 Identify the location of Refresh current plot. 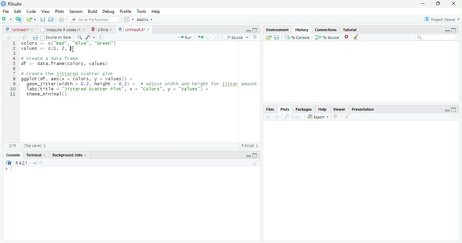
(455, 117).